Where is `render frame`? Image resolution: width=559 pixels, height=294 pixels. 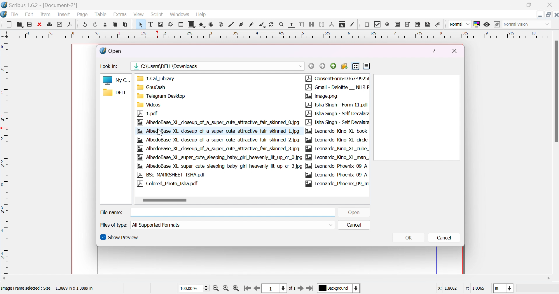 render frame is located at coordinates (171, 24).